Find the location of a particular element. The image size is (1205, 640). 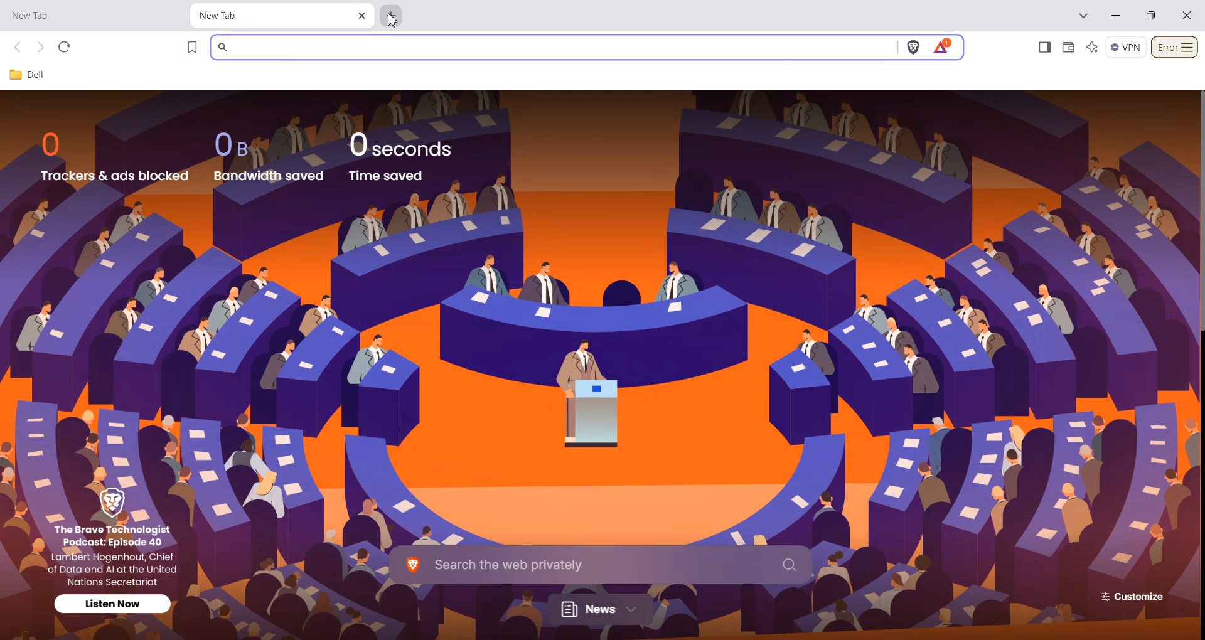

New Tab is located at coordinates (82, 16).